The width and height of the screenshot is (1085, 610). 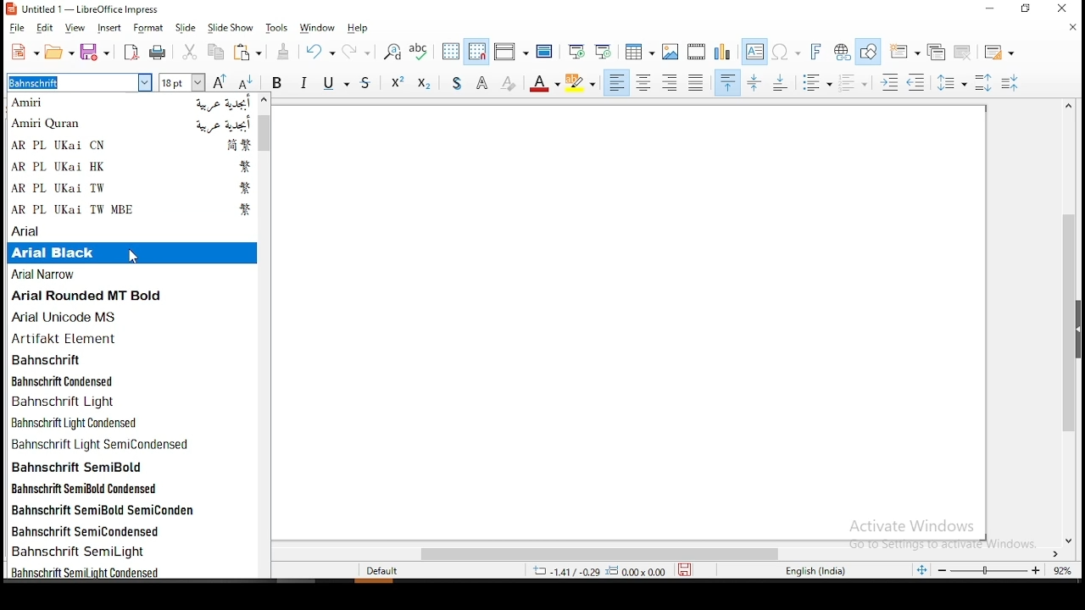 What do you see at coordinates (579, 52) in the screenshot?
I see `start from first slide` at bounding box center [579, 52].